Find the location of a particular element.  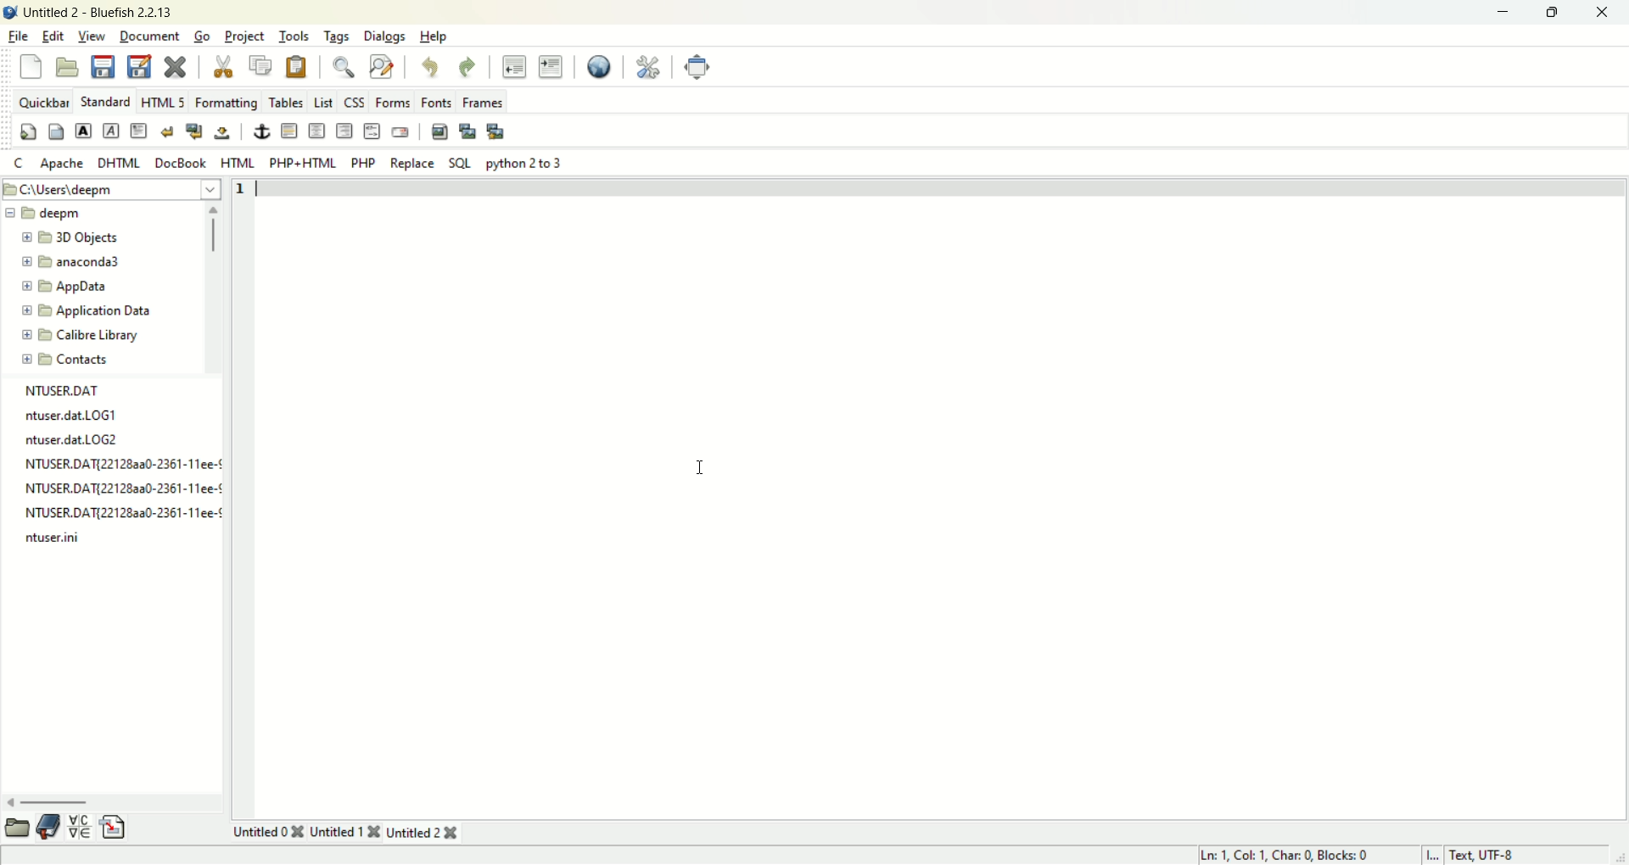

maximize is located at coordinates (1552, 13).